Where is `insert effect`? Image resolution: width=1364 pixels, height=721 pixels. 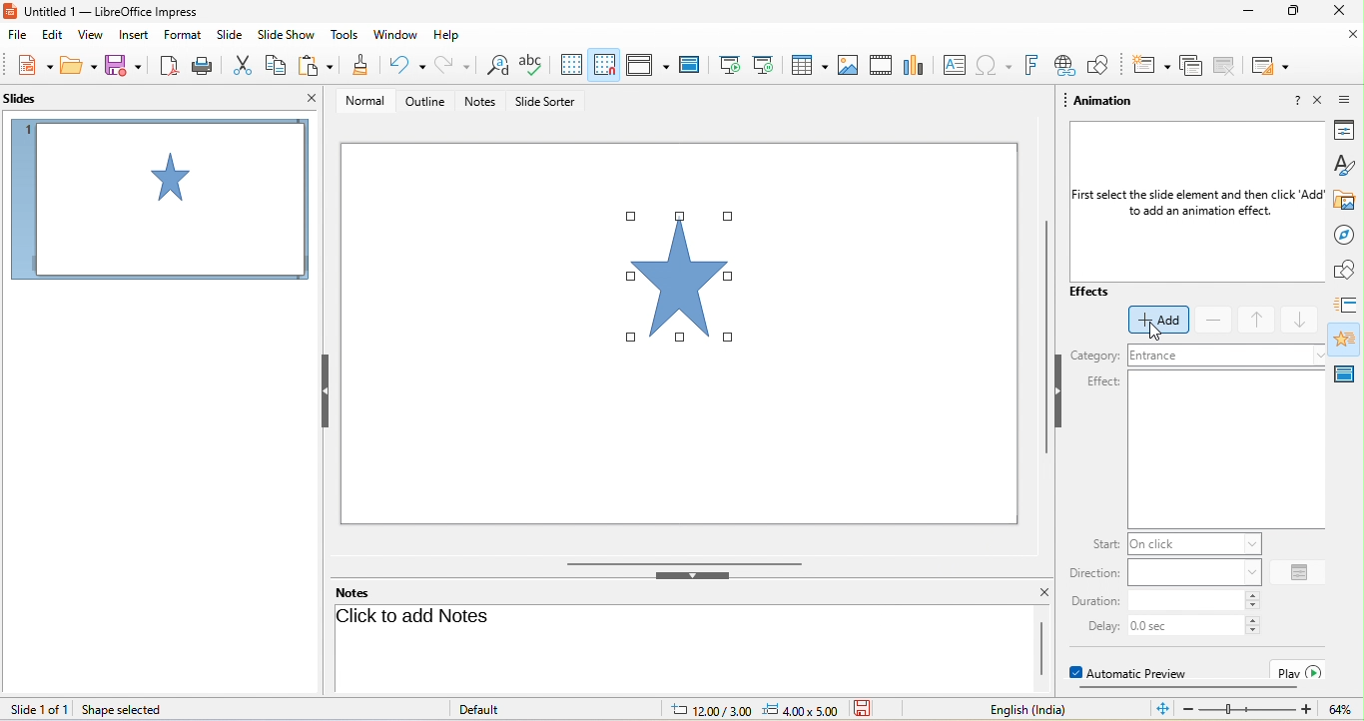 insert effect is located at coordinates (1229, 449).